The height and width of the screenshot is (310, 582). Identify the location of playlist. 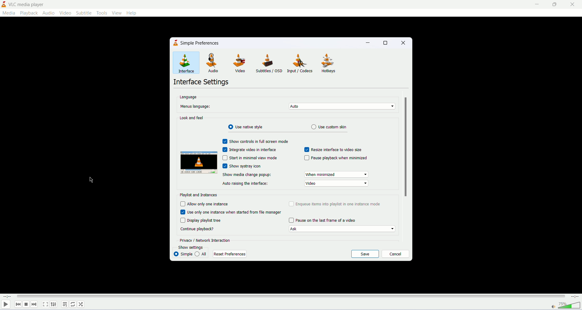
(65, 304).